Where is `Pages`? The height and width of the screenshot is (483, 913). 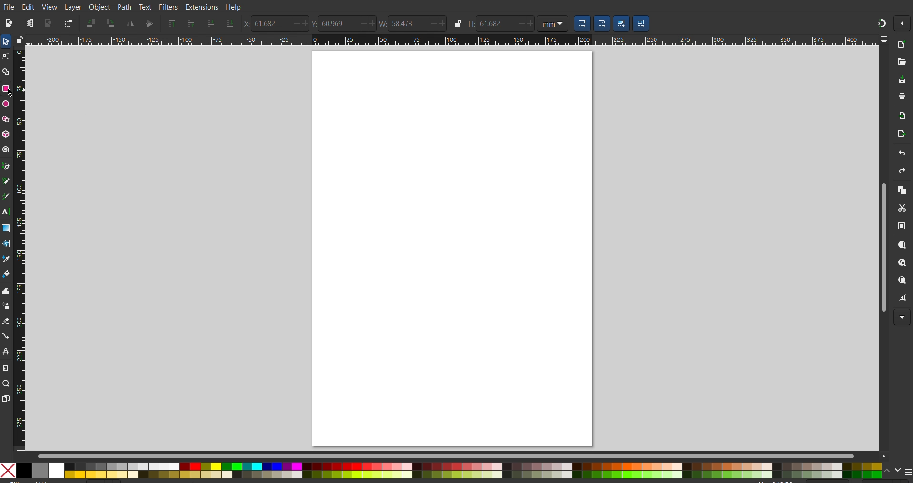
Pages is located at coordinates (6, 398).